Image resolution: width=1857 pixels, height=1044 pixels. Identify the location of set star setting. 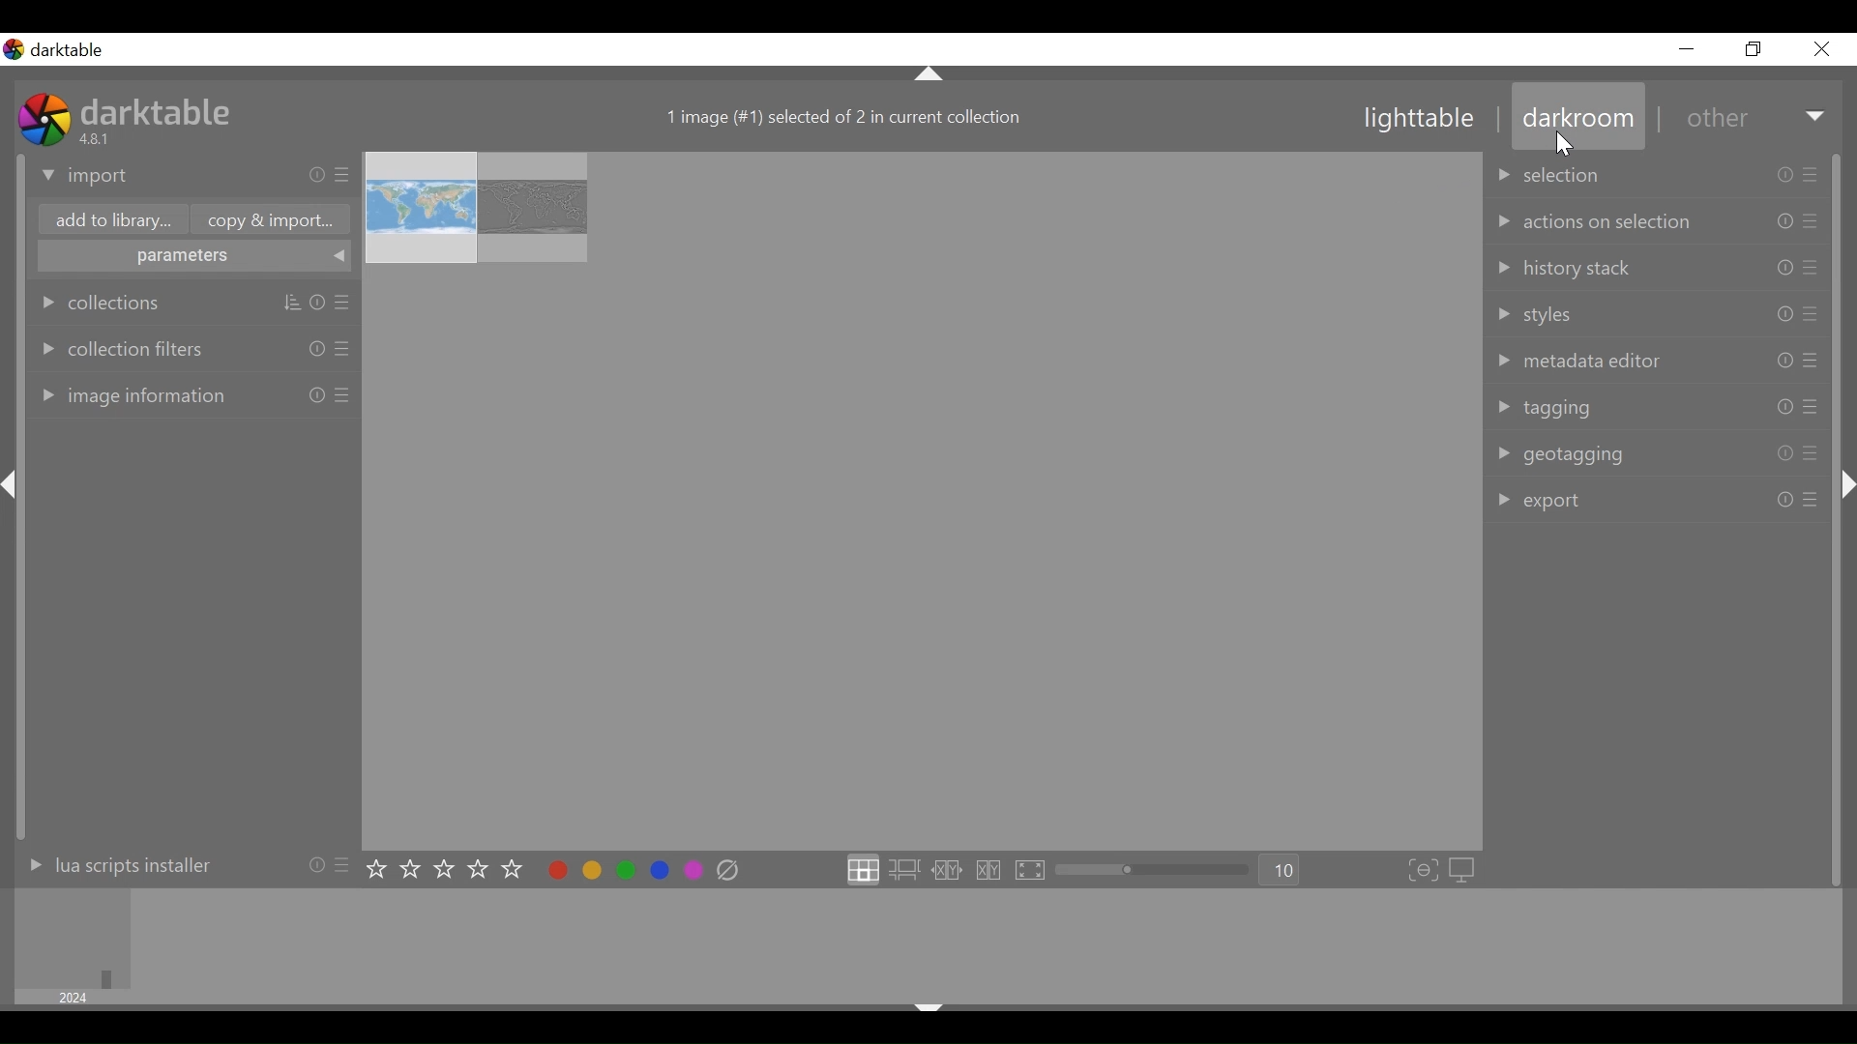
(443, 869).